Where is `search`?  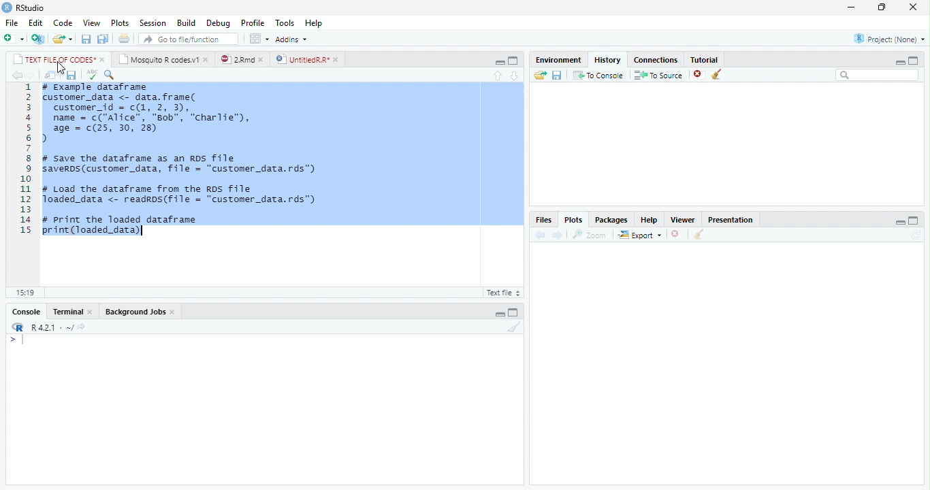
search is located at coordinates (878, 75).